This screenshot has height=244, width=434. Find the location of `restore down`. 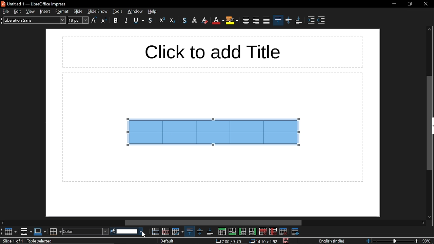

restore down is located at coordinates (409, 5).